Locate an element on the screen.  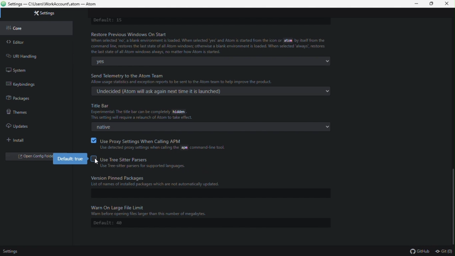
open folder is located at coordinates (31, 158).